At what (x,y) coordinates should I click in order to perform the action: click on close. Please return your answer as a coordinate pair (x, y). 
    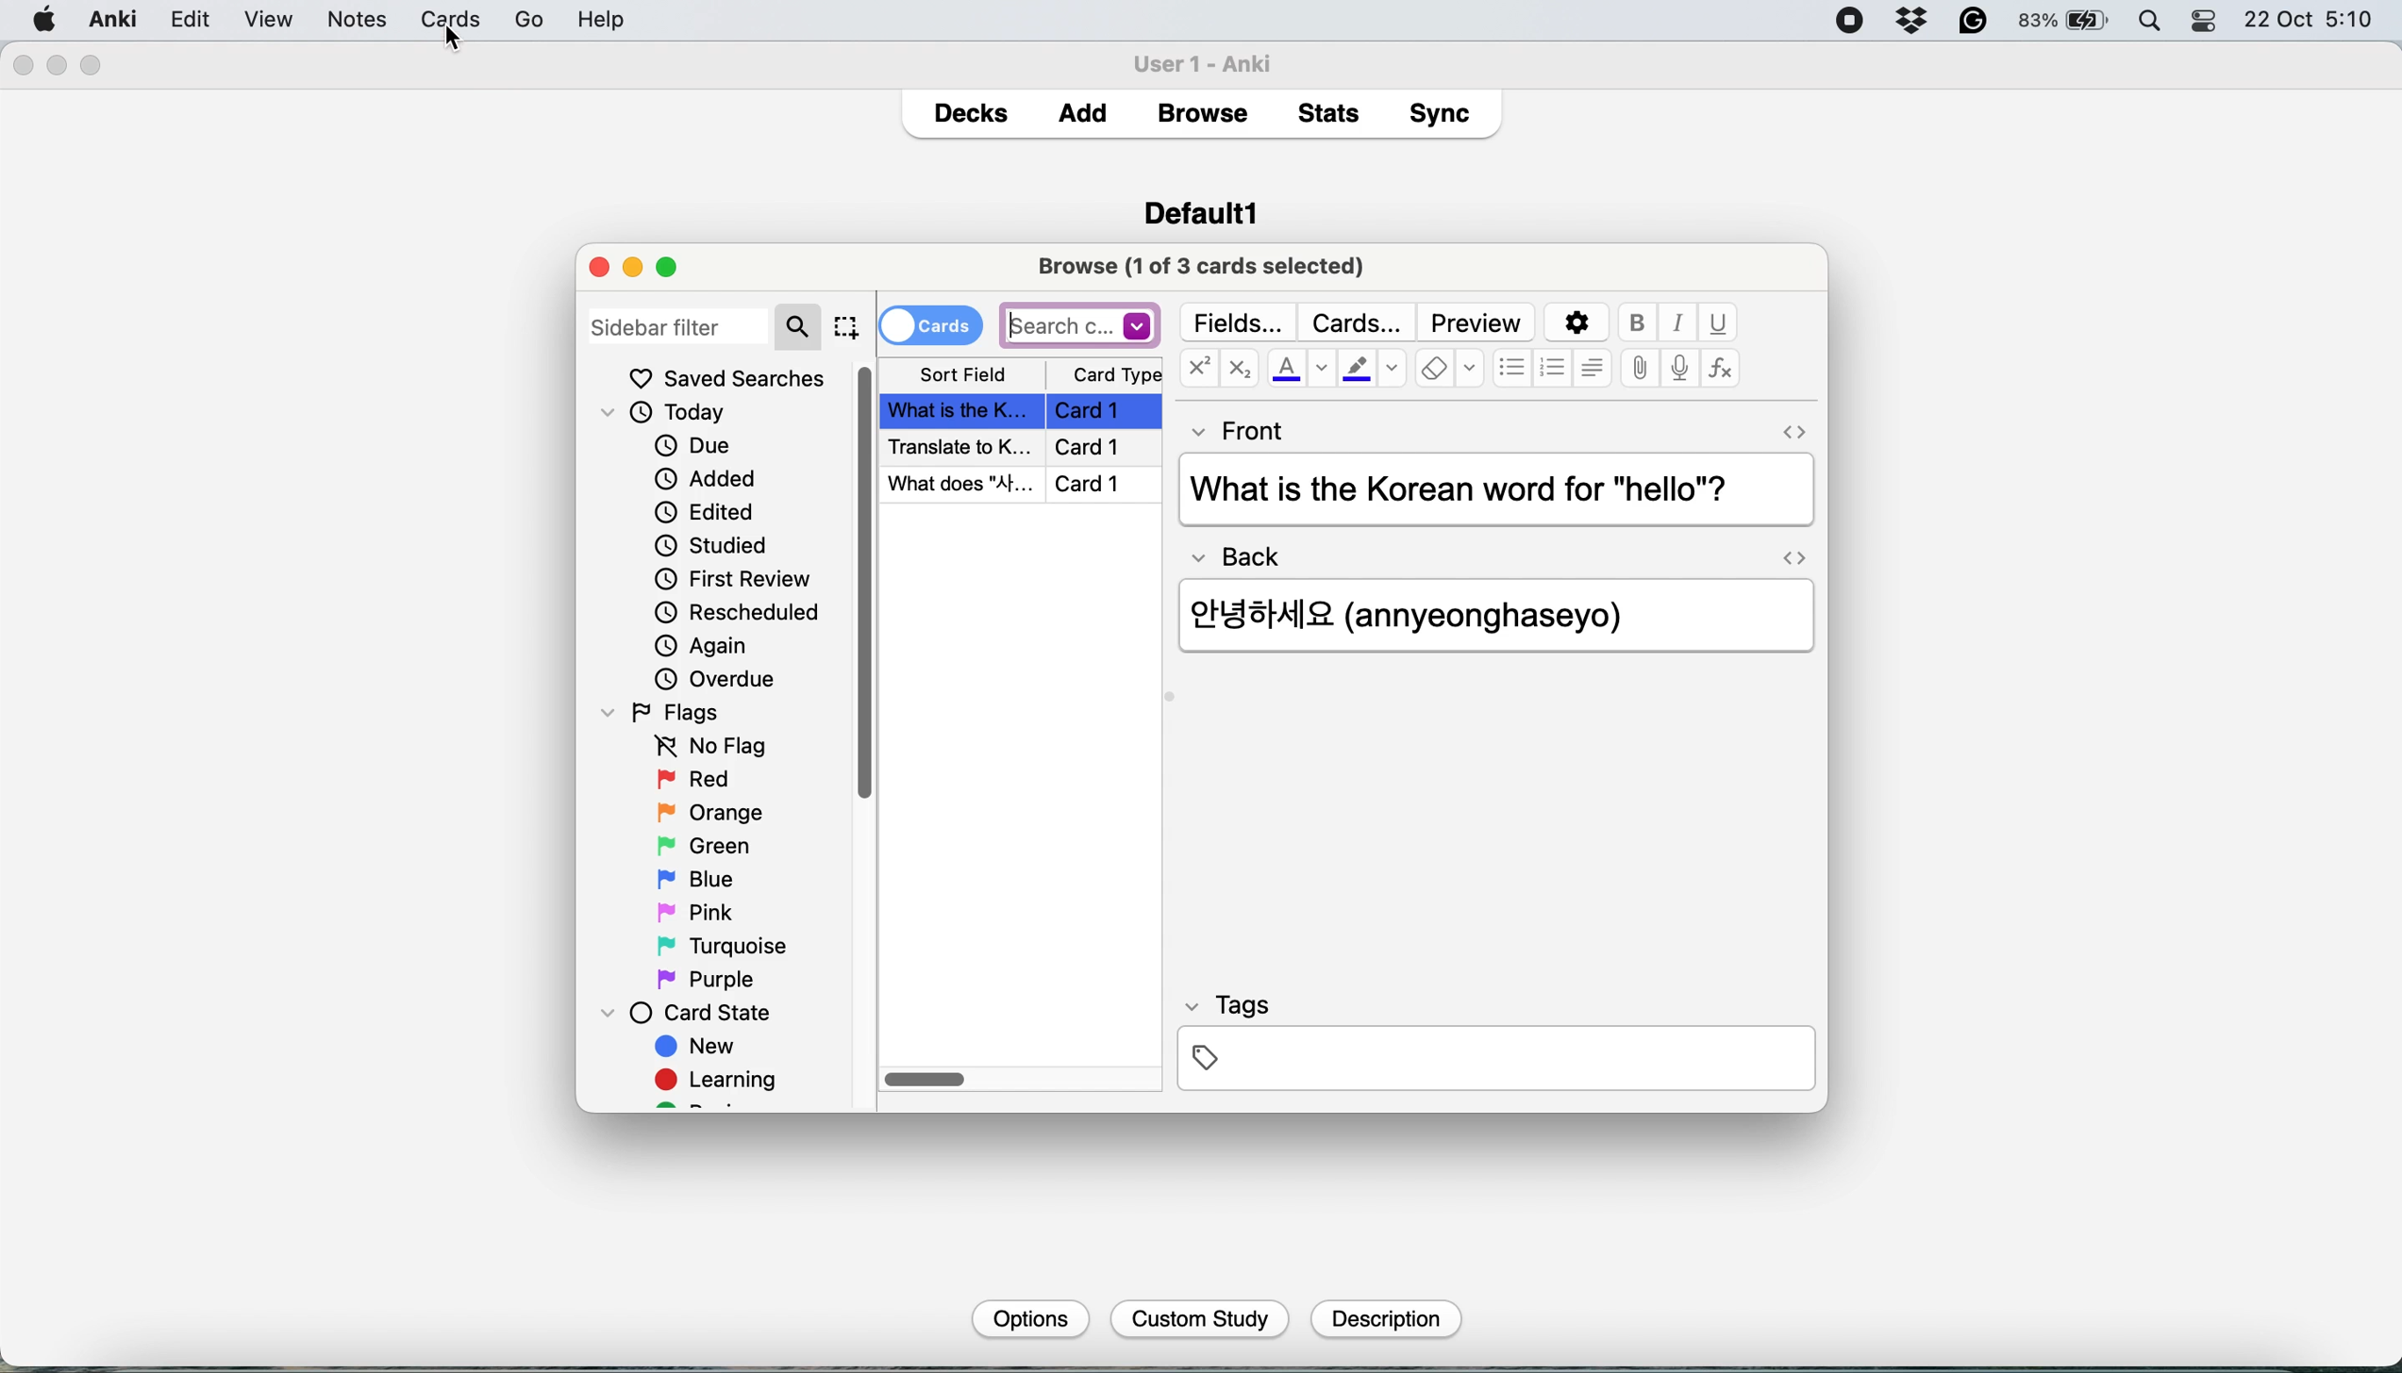
    Looking at the image, I should click on (22, 66).